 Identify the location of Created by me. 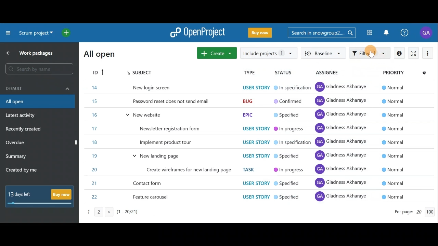
(25, 171).